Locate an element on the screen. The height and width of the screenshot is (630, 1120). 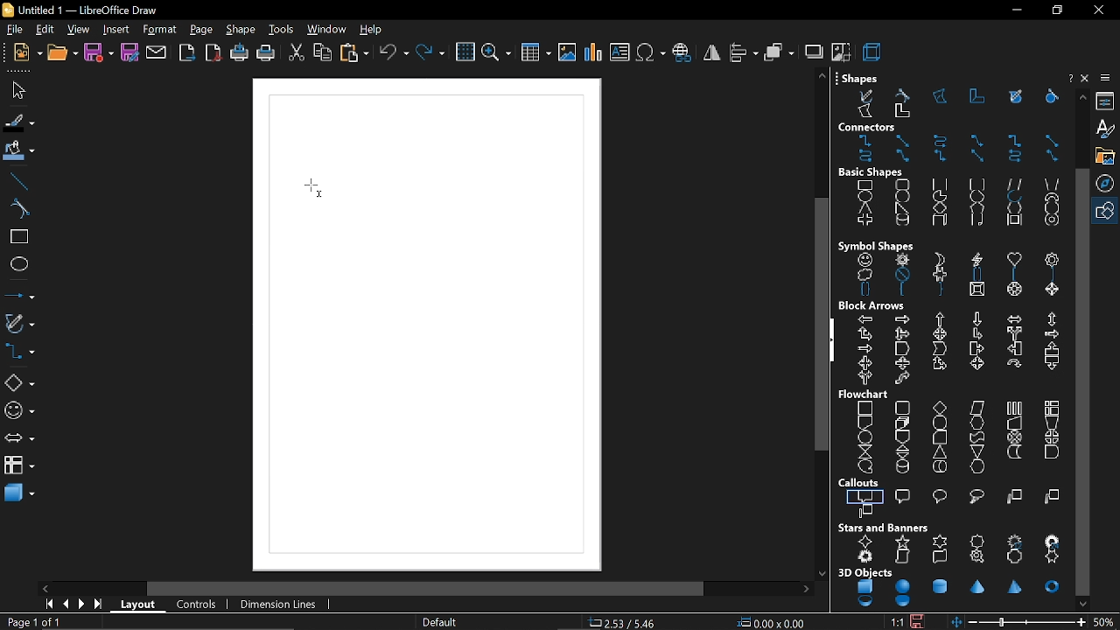
down arrow is located at coordinates (976, 319).